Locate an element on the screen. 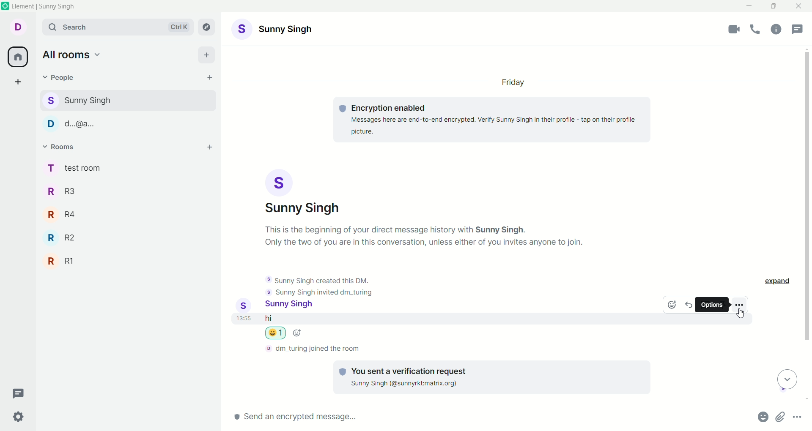 This screenshot has height=431, width=812. maximize is located at coordinates (772, 6).